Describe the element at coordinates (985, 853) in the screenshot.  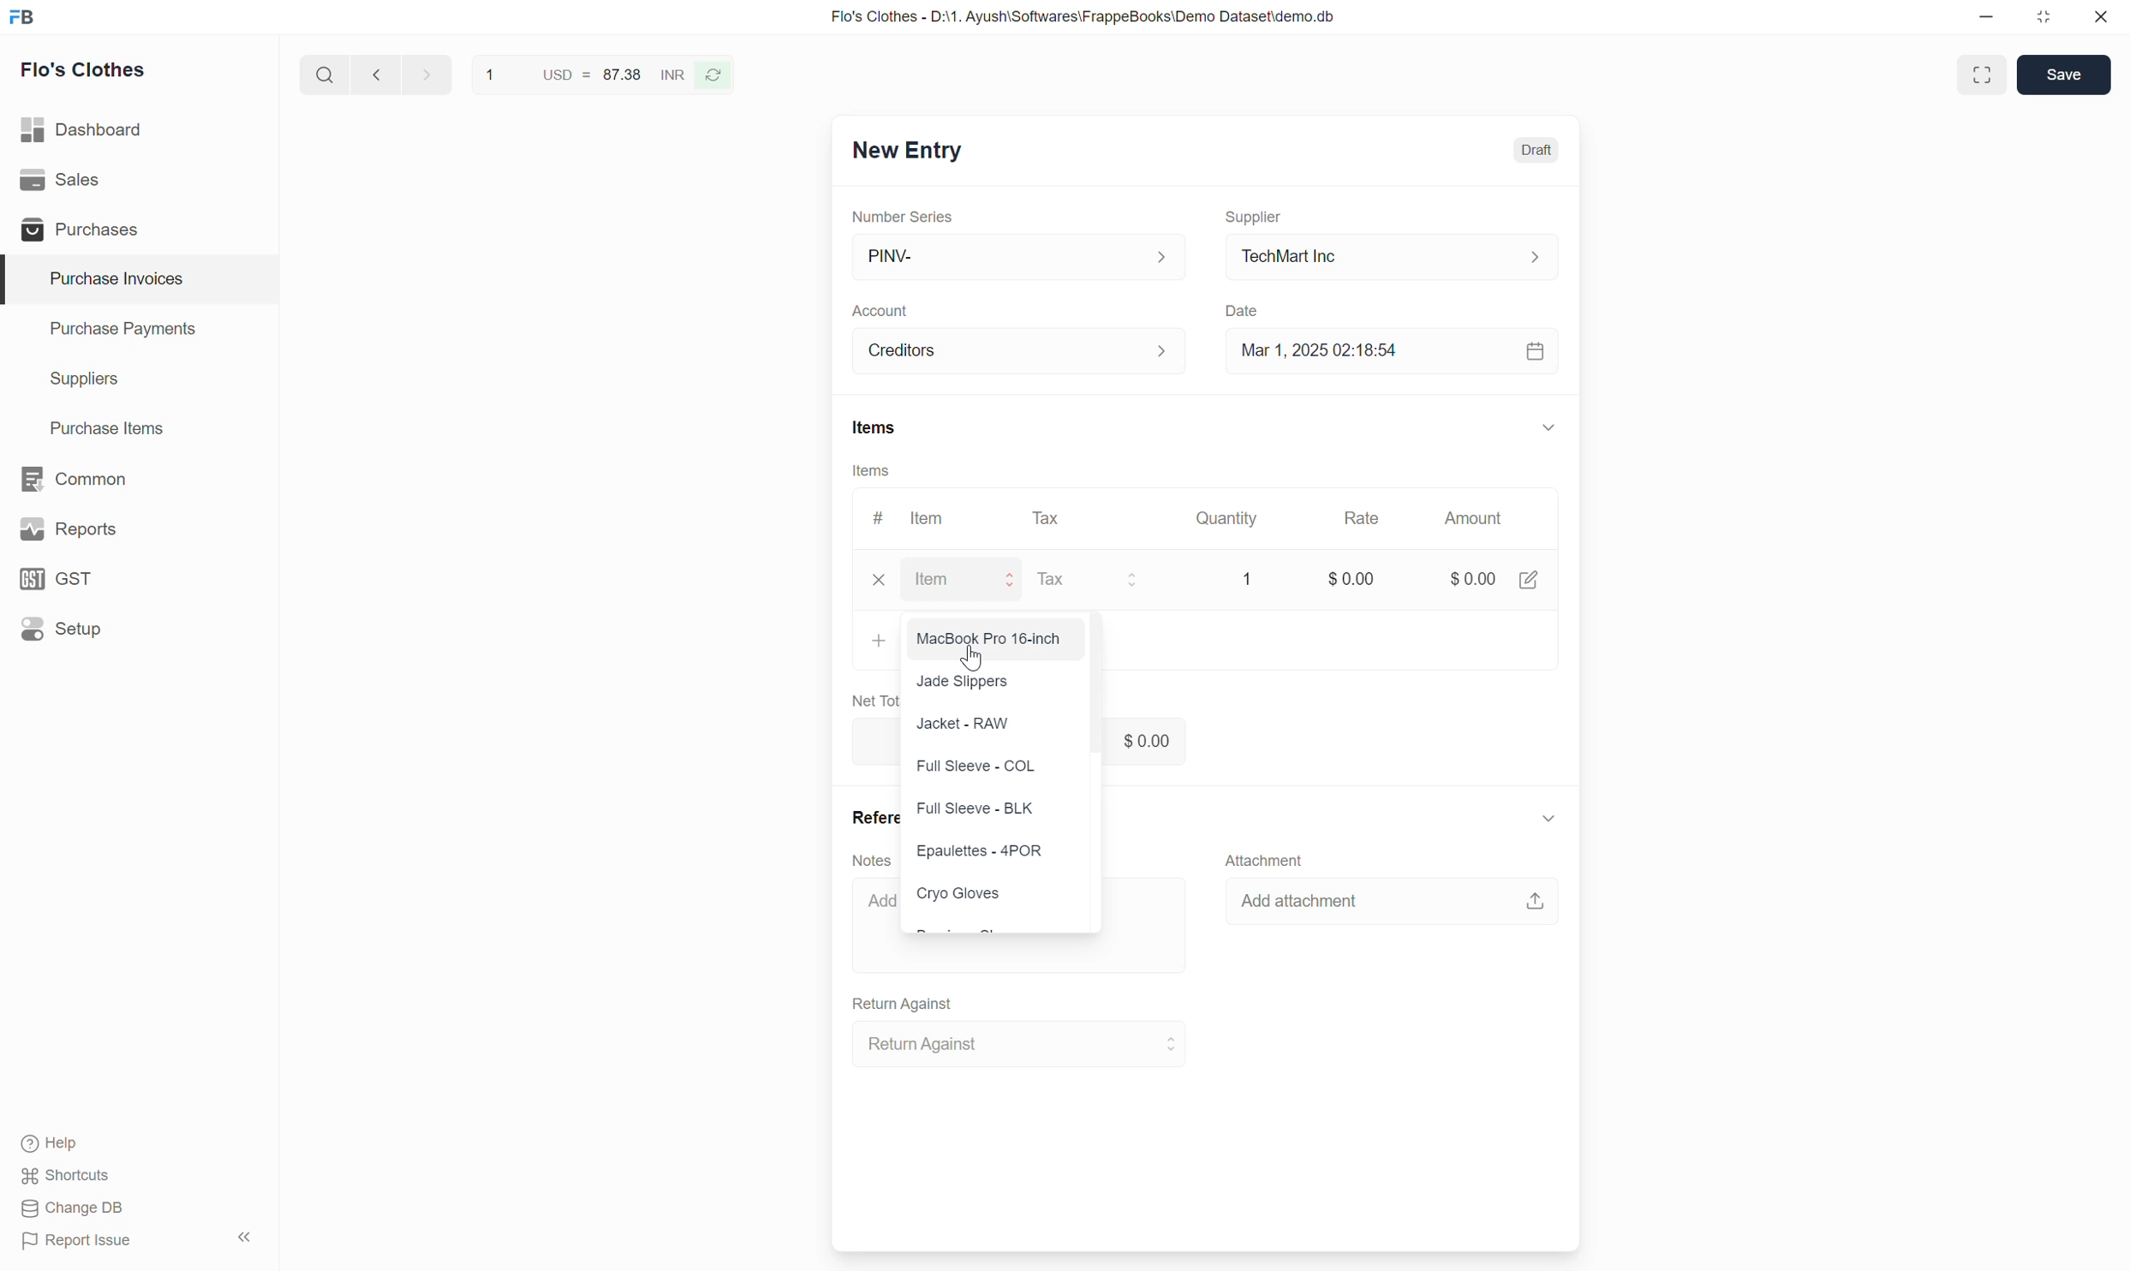
I see `Epaulettes - 4POR` at that location.